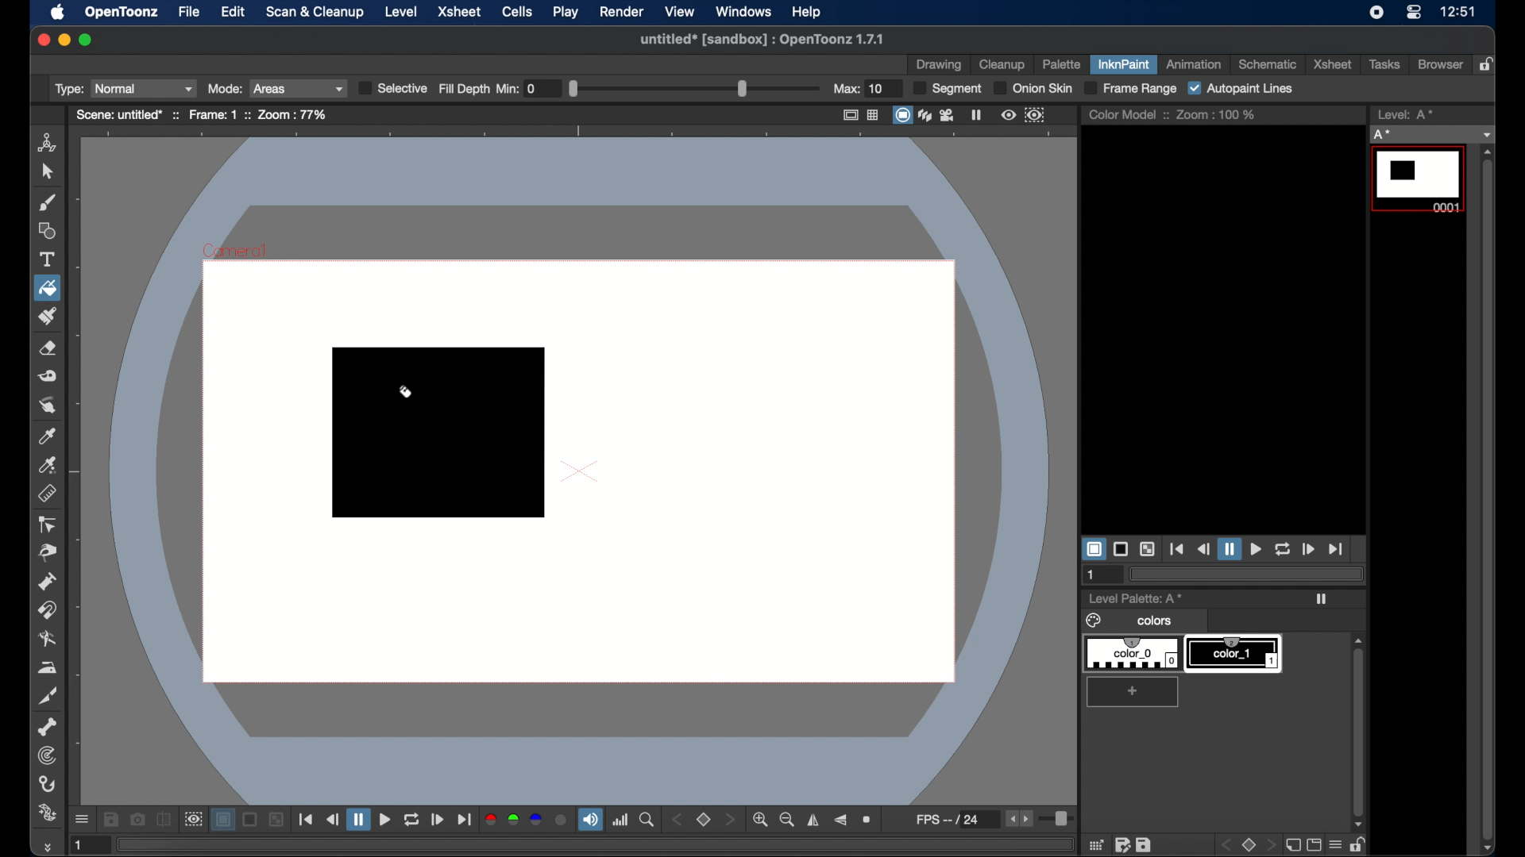  What do you see at coordinates (192, 820) in the screenshot?
I see `sub camera view` at bounding box center [192, 820].